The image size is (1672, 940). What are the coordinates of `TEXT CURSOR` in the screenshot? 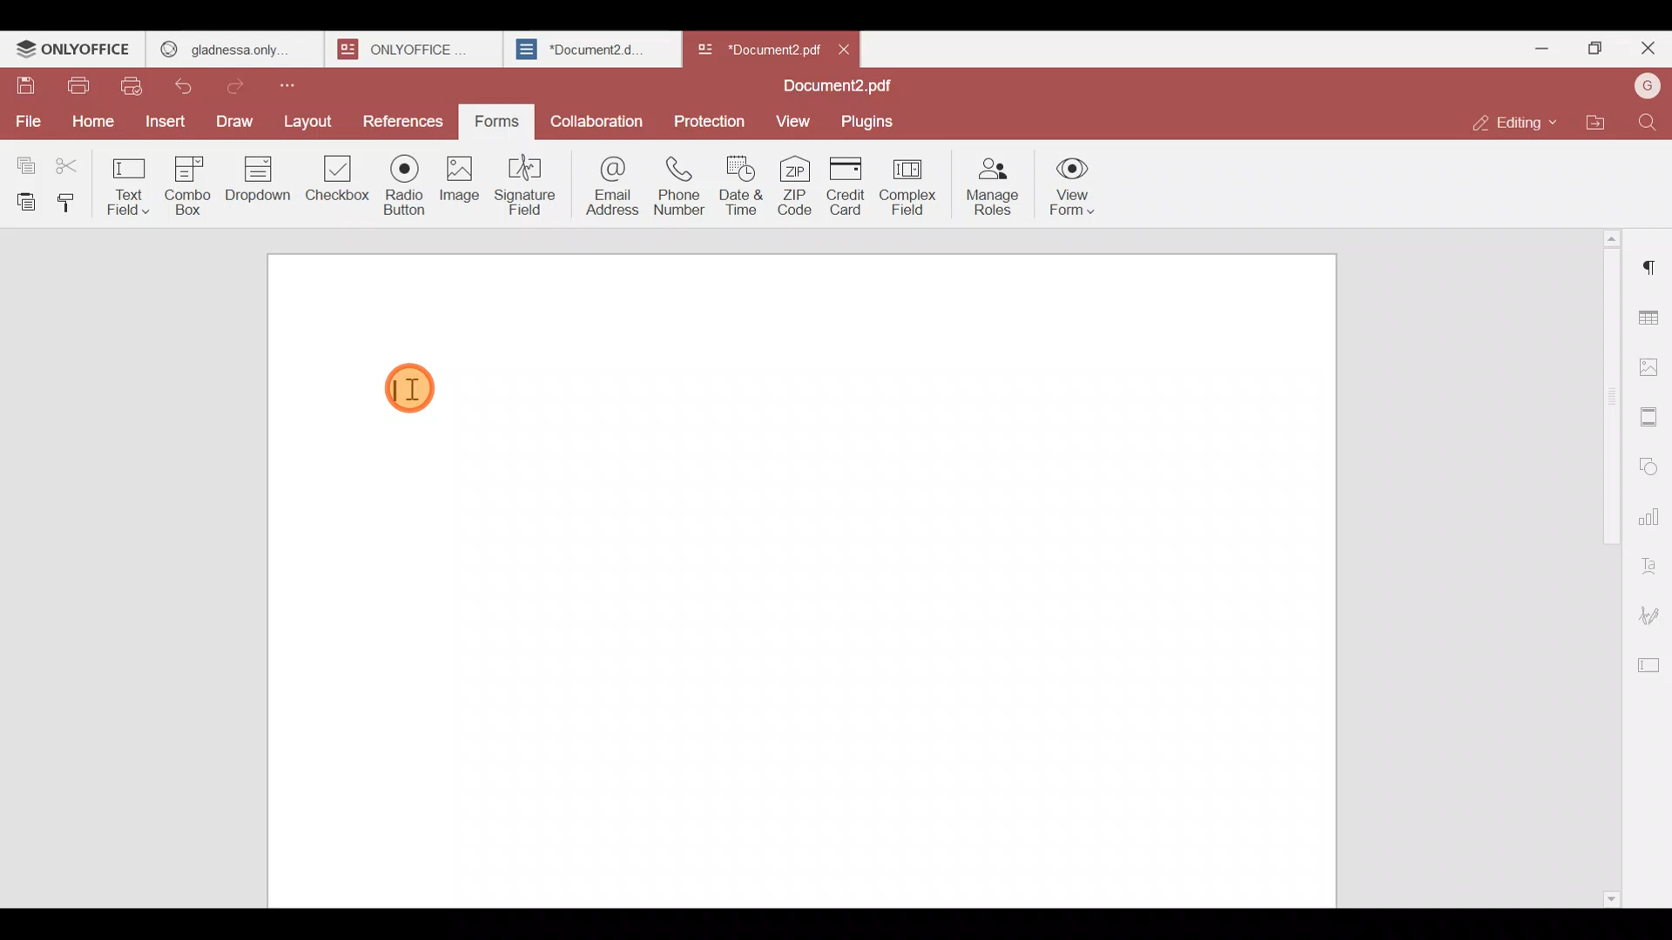 It's located at (412, 392).